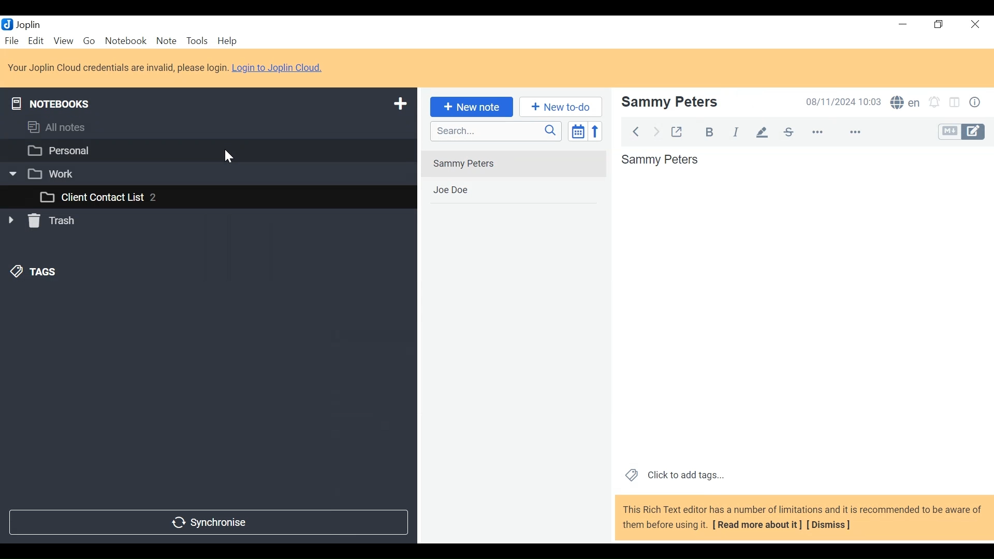 This screenshot has width=994, height=559. I want to click on [3 Client Contact List 2, so click(100, 197).